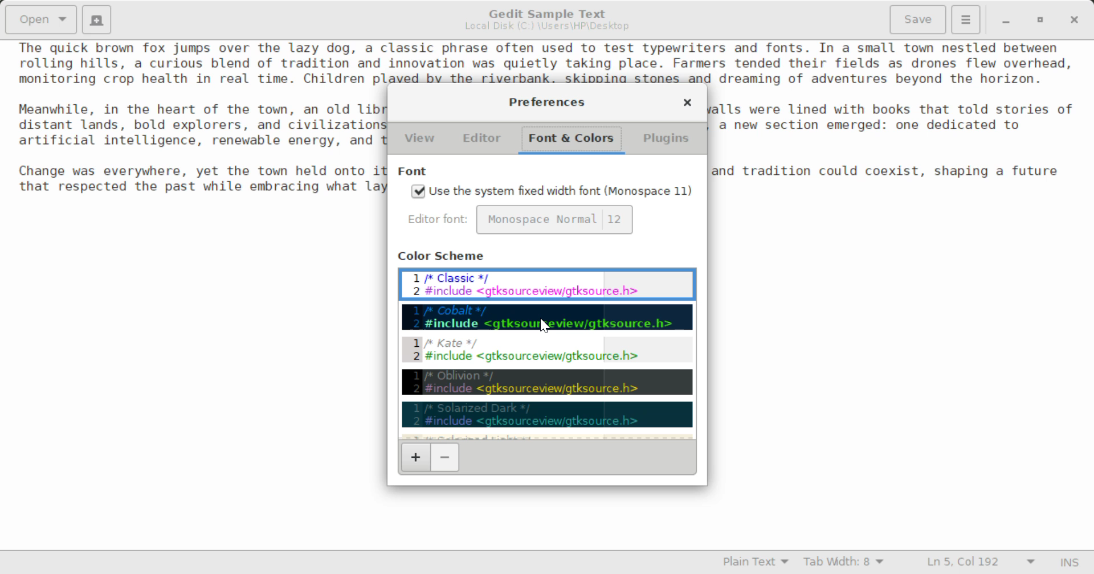 The height and width of the screenshot is (574, 1094). What do you see at coordinates (420, 140) in the screenshot?
I see `View Tab Selected` at bounding box center [420, 140].